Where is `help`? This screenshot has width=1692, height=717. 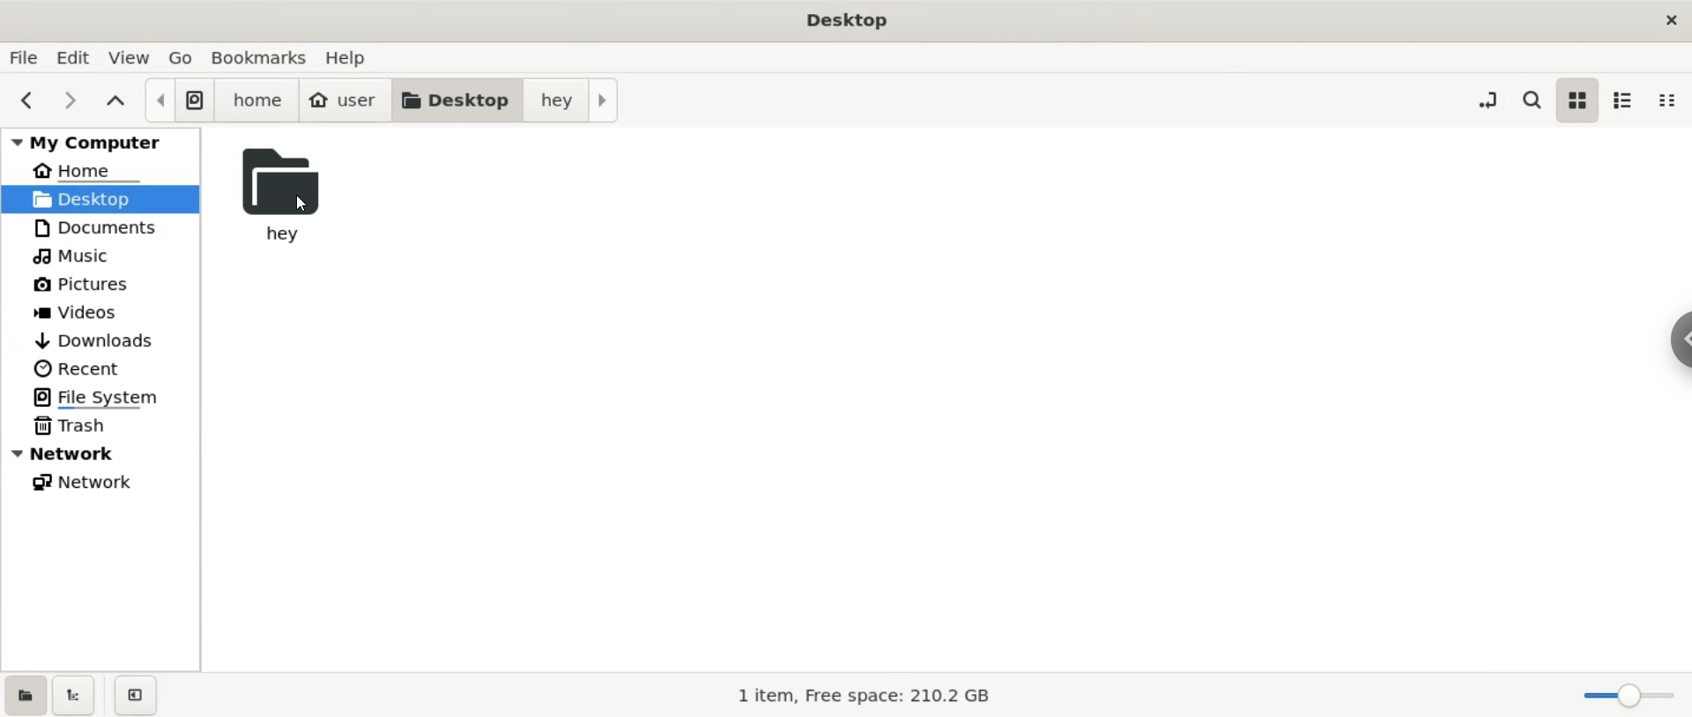 help is located at coordinates (354, 57).